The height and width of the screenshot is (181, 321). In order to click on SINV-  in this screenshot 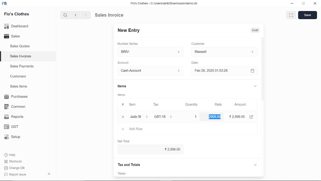, I will do `click(149, 52)`.